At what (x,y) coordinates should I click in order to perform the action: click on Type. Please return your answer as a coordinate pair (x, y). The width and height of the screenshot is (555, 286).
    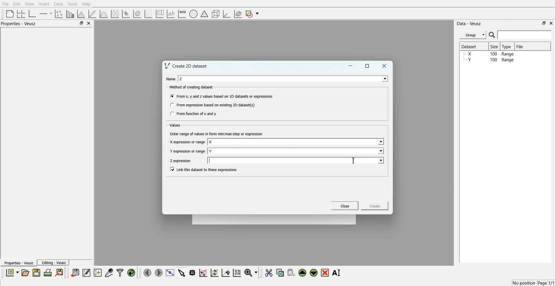
    Looking at the image, I should click on (507, 46).